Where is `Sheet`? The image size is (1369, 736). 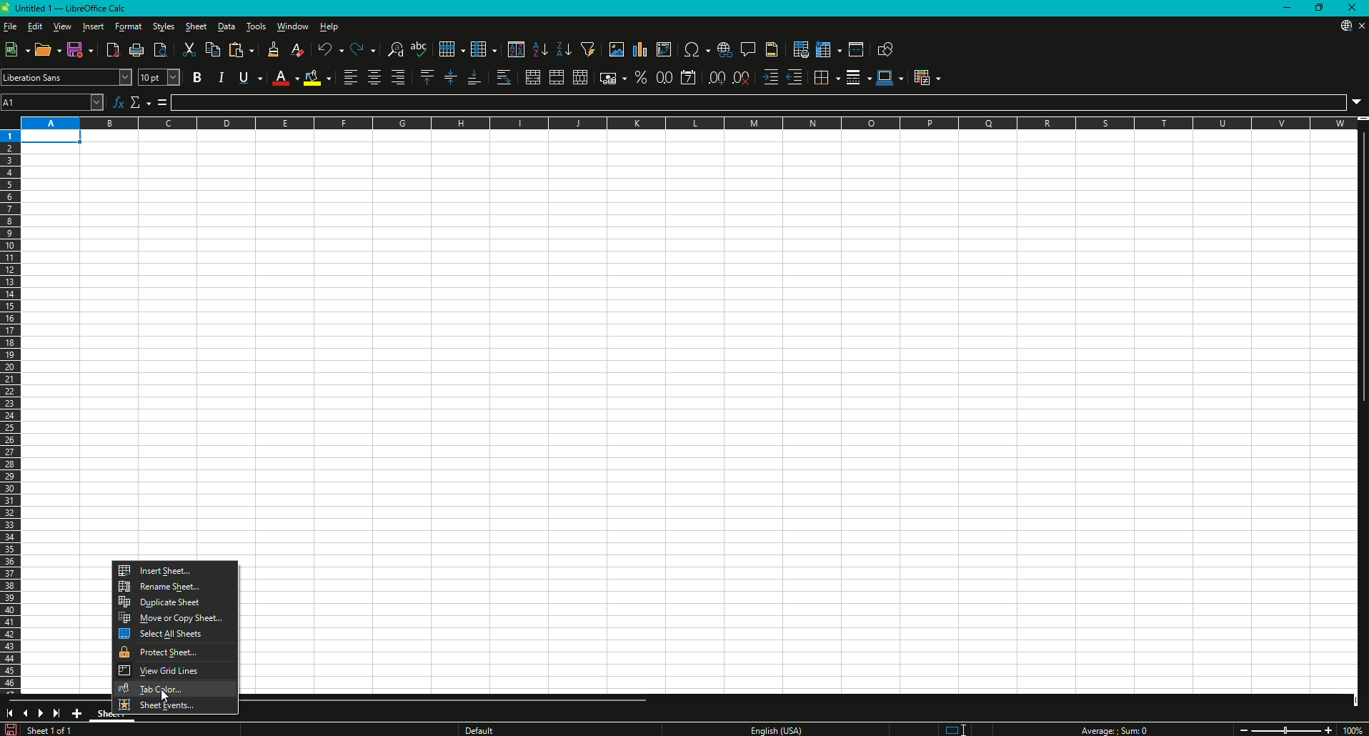 Sheet is located at coordinates (197, 26).